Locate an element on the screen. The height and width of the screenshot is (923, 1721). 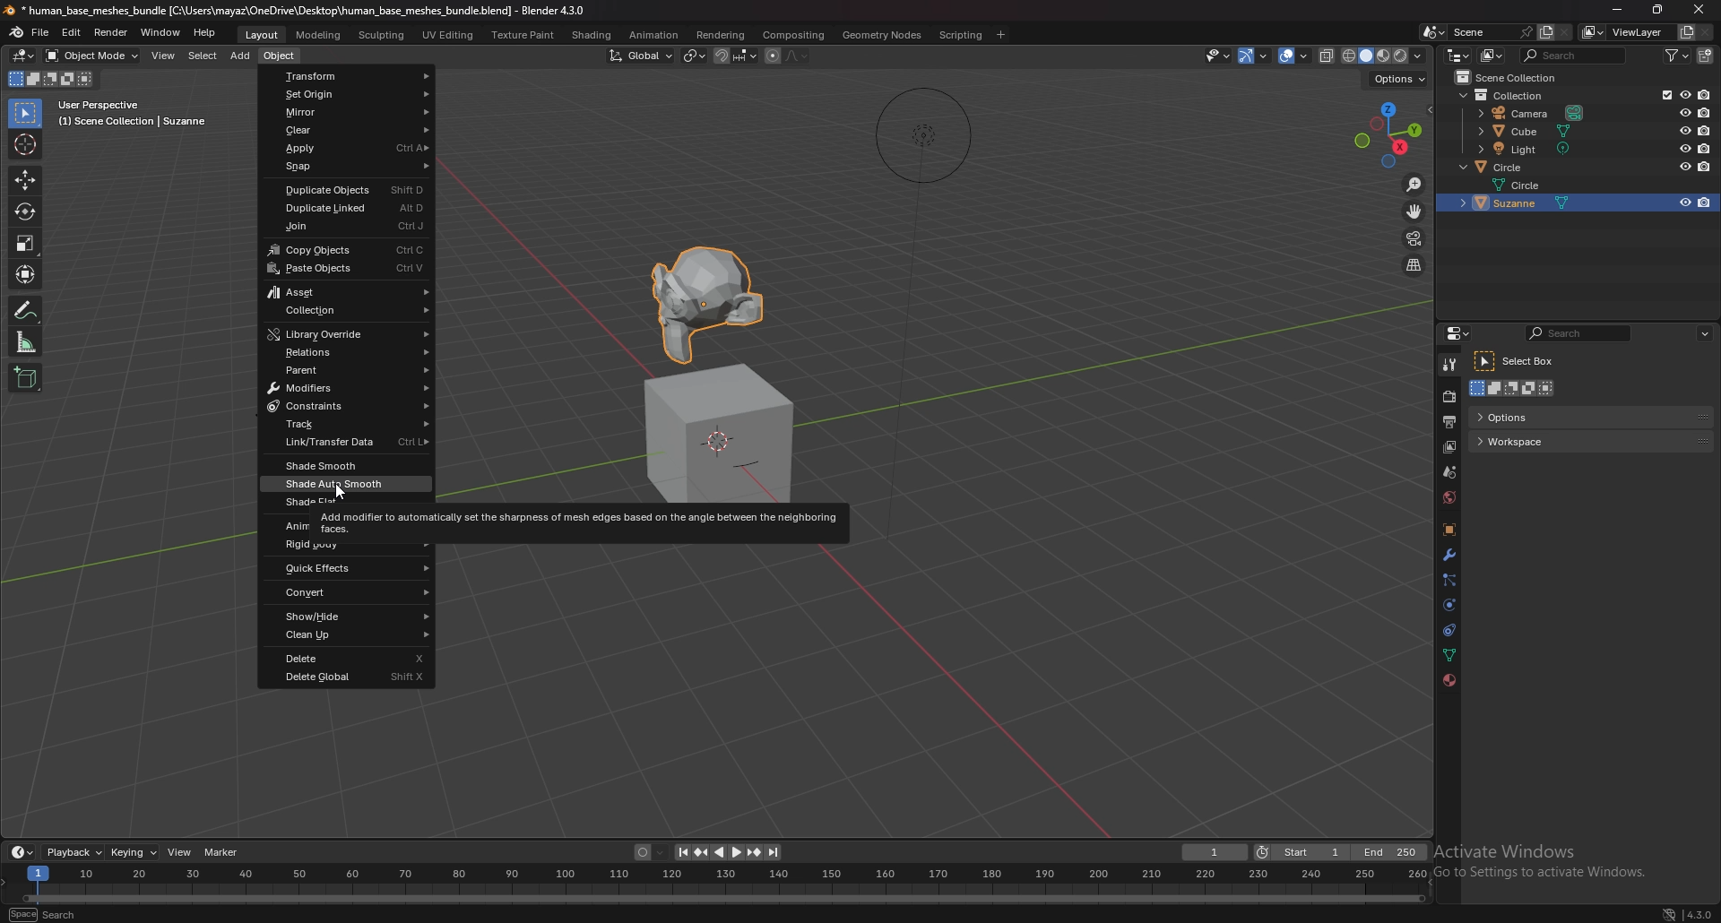
selector is located at coordinates (26, 113).